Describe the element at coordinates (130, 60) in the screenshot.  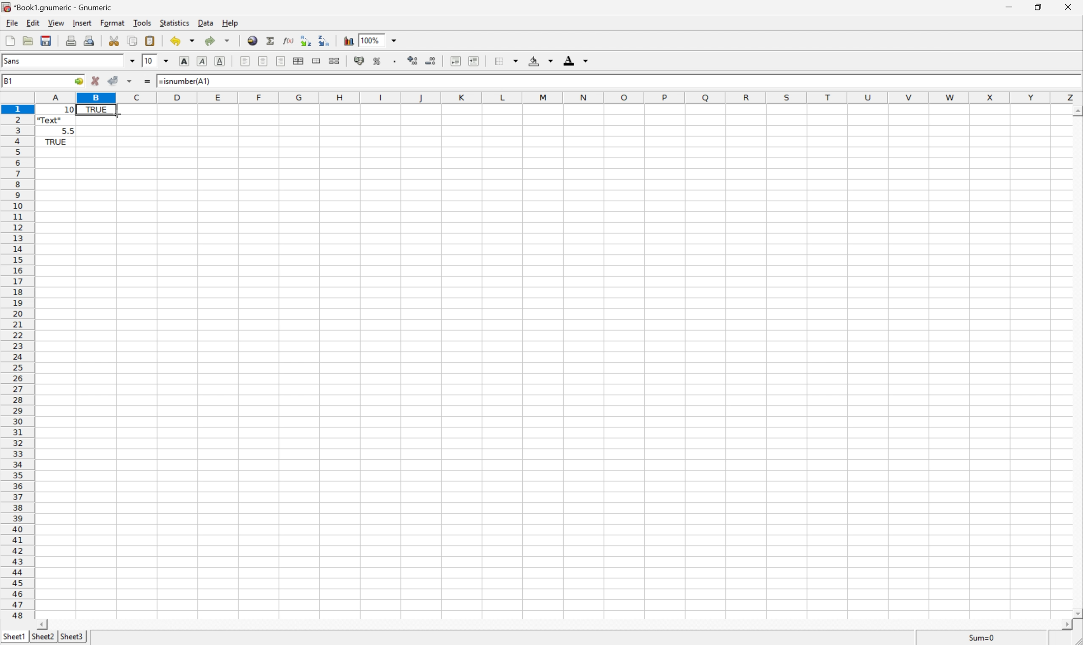
I see `Drop Down` at that location.